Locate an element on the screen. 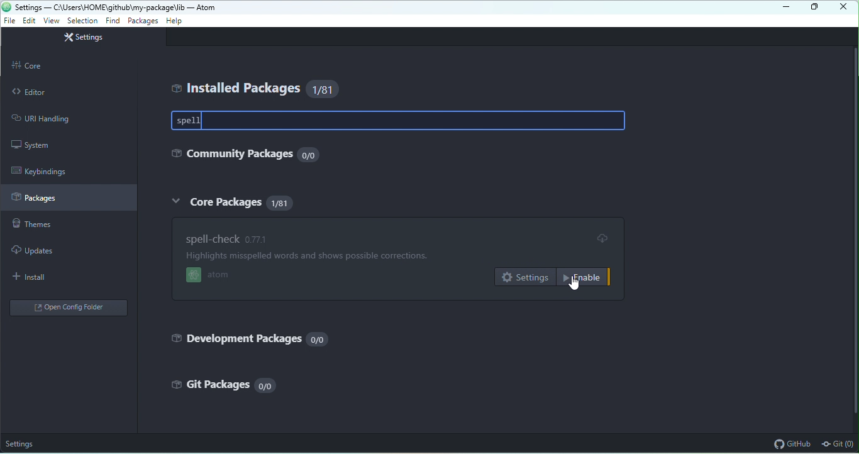 The width and height of the screenshot is (859, 454). selection is located at coordinates (83, 21).